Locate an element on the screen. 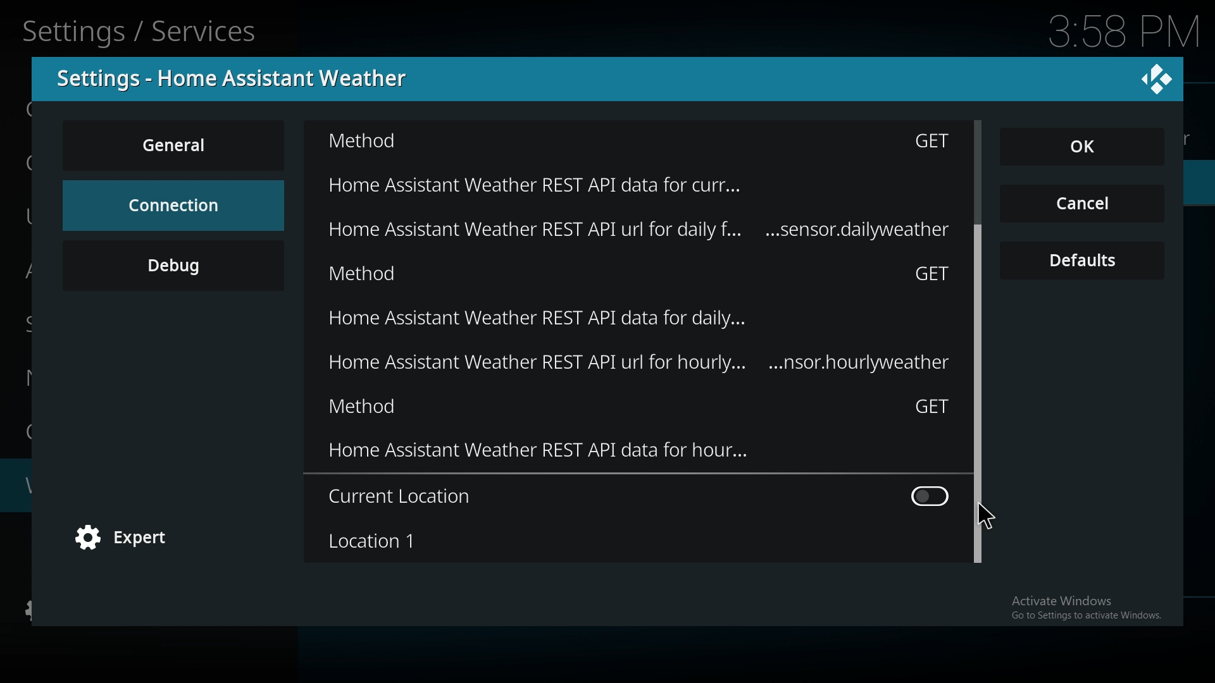  method is located at coordinates (642, 276).